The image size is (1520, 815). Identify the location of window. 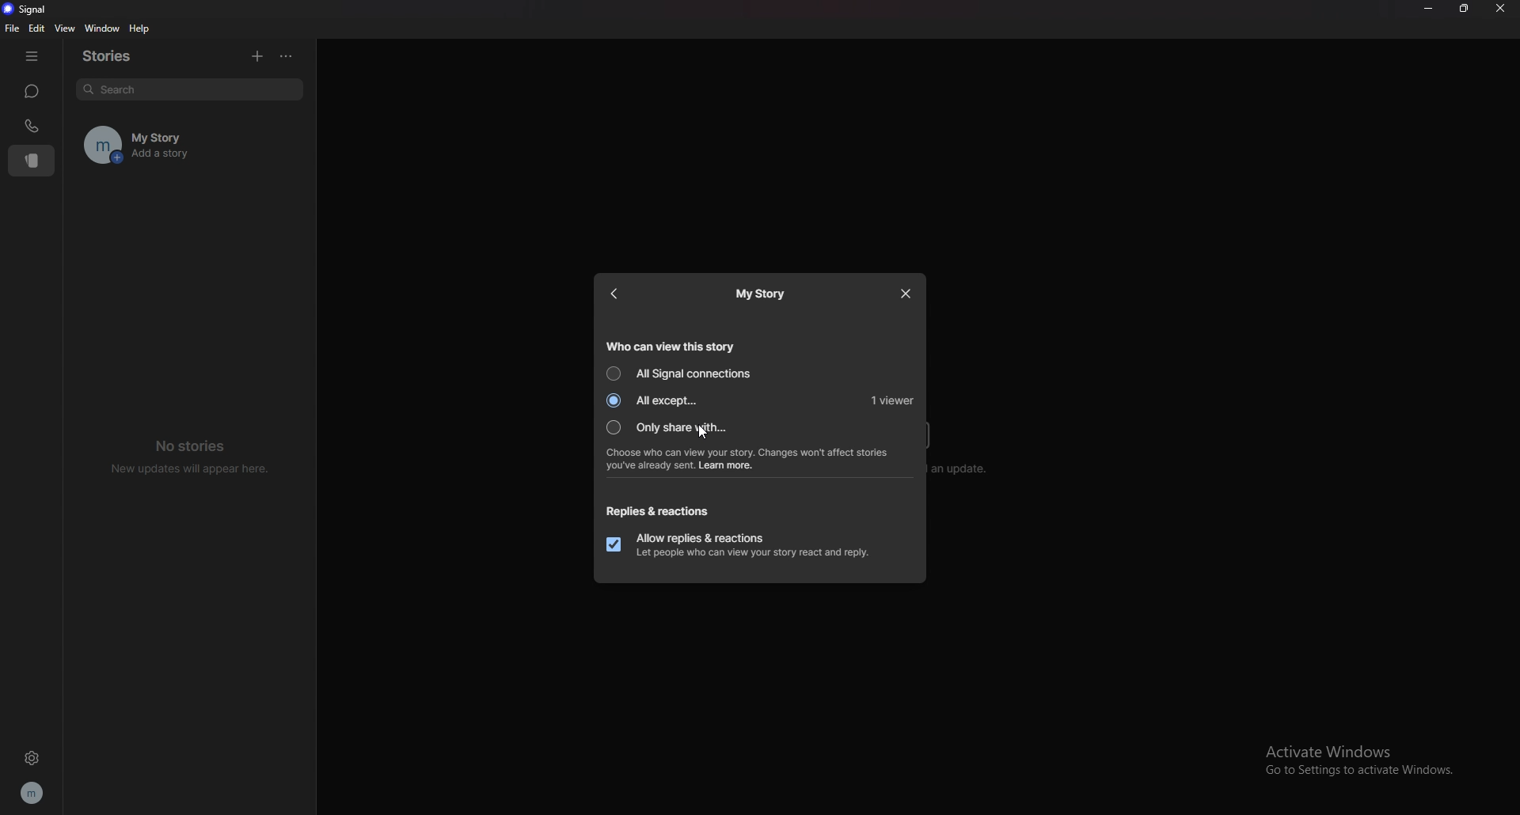
(102, 28).